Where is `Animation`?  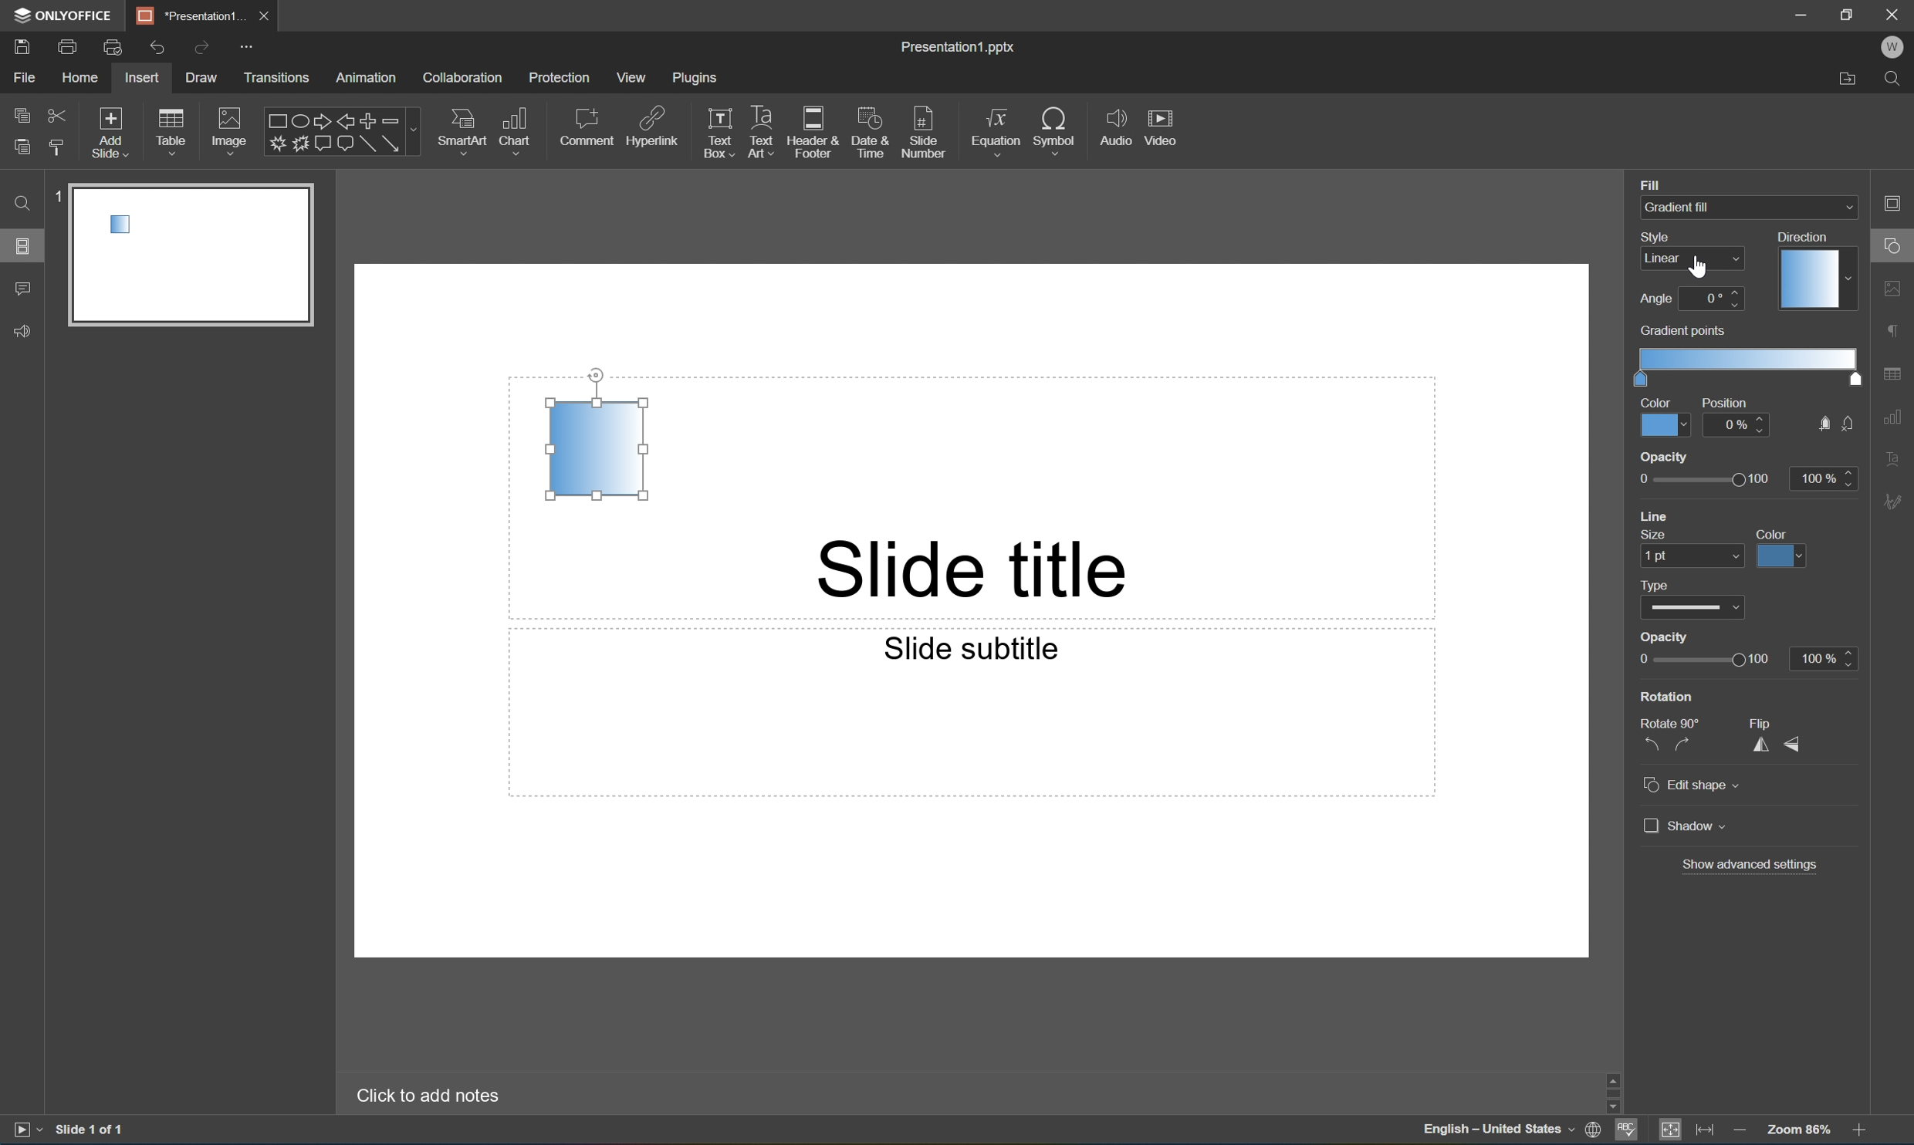
Animation is located at coordinates (366, 79).